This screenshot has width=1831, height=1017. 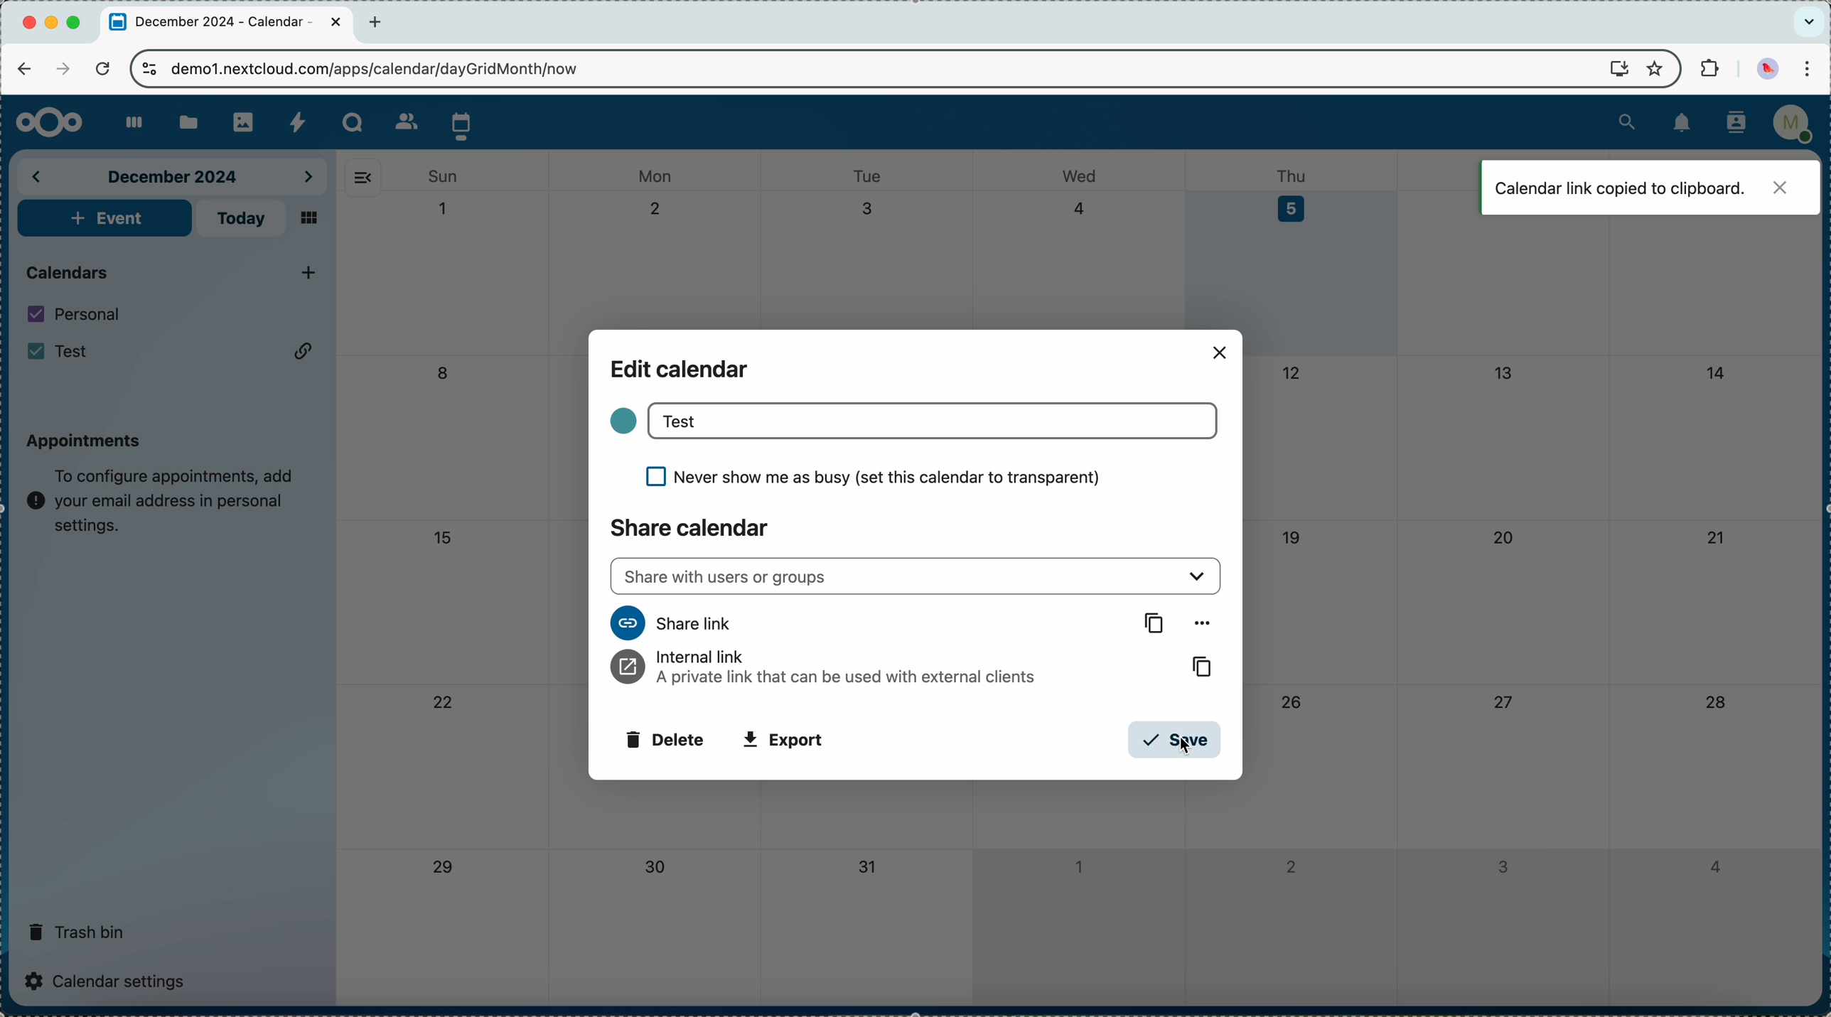 What do you see at coordinates (310, 220) in the screenshot?
I see `mosaic view` at bounding box center [310, 220].